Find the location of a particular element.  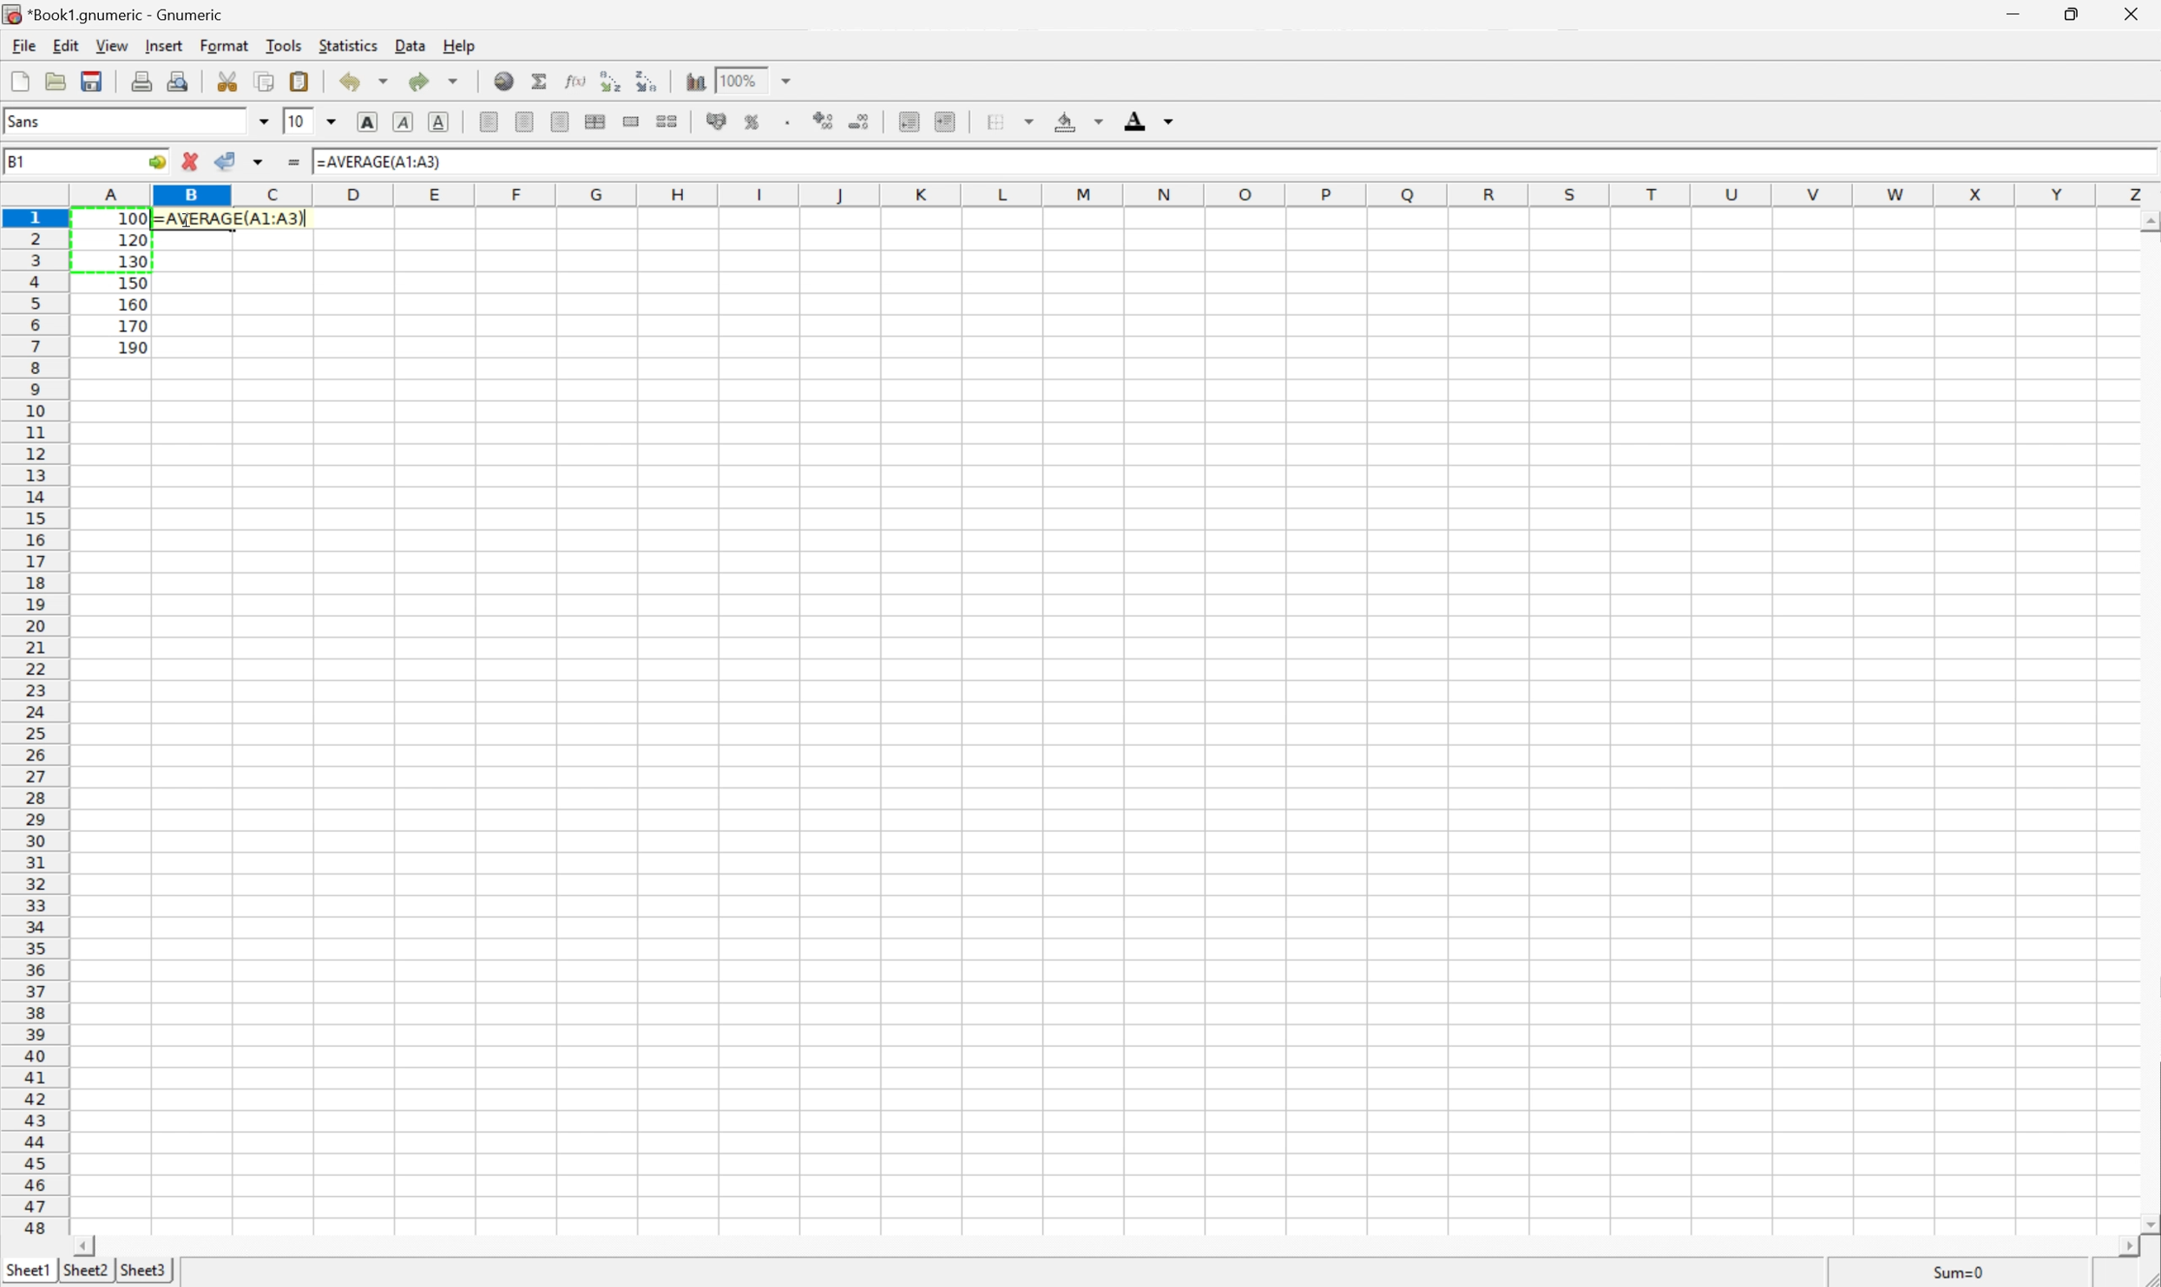

Print Preview is located at coordinates (181, 80).